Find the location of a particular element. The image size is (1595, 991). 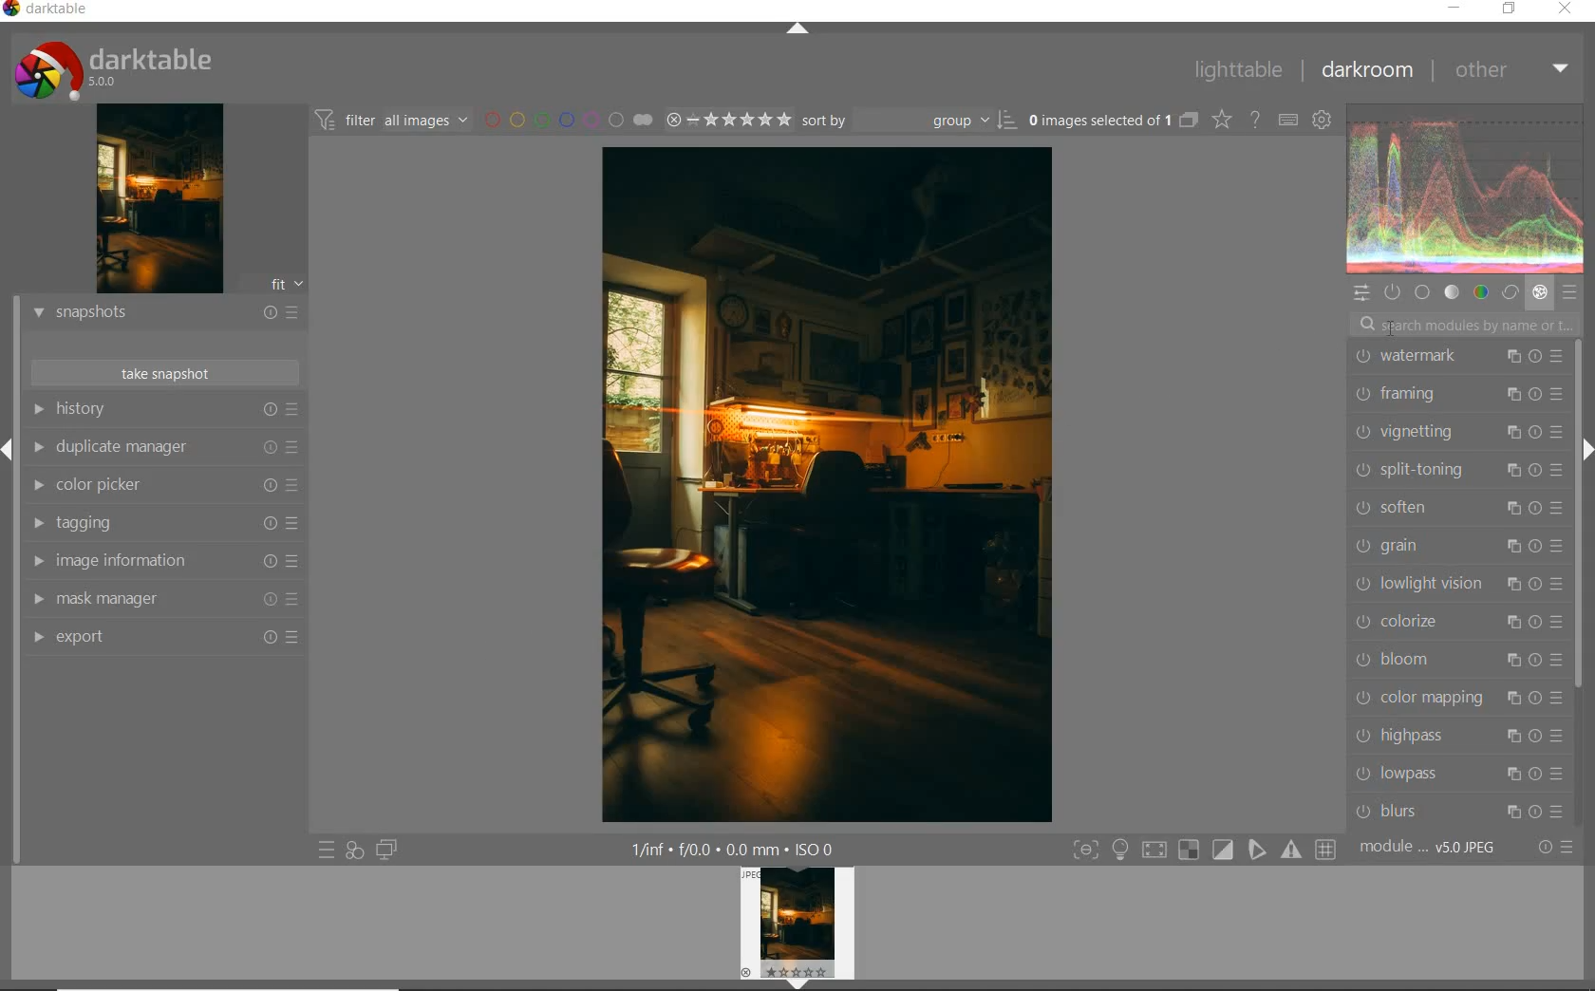

quick access to presets is located at coordinates (328, 849).